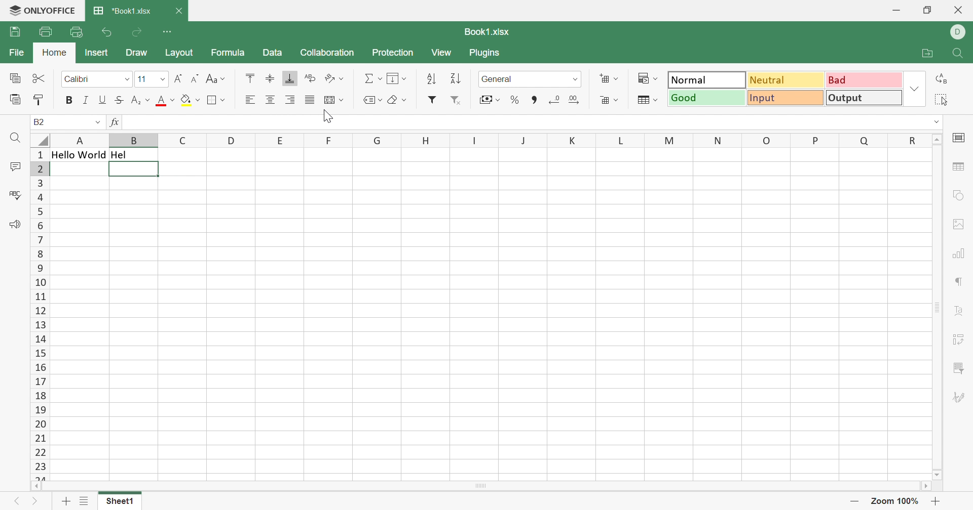 The height and width of the screenshot is (510, 973). I want to click on Copy, so click(15, 79).